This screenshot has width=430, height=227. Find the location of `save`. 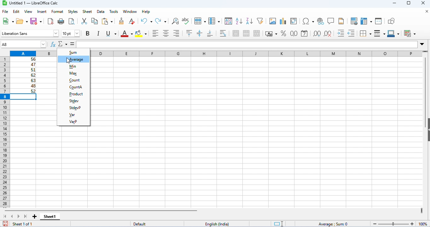

save is located at coordinates (37, 21).